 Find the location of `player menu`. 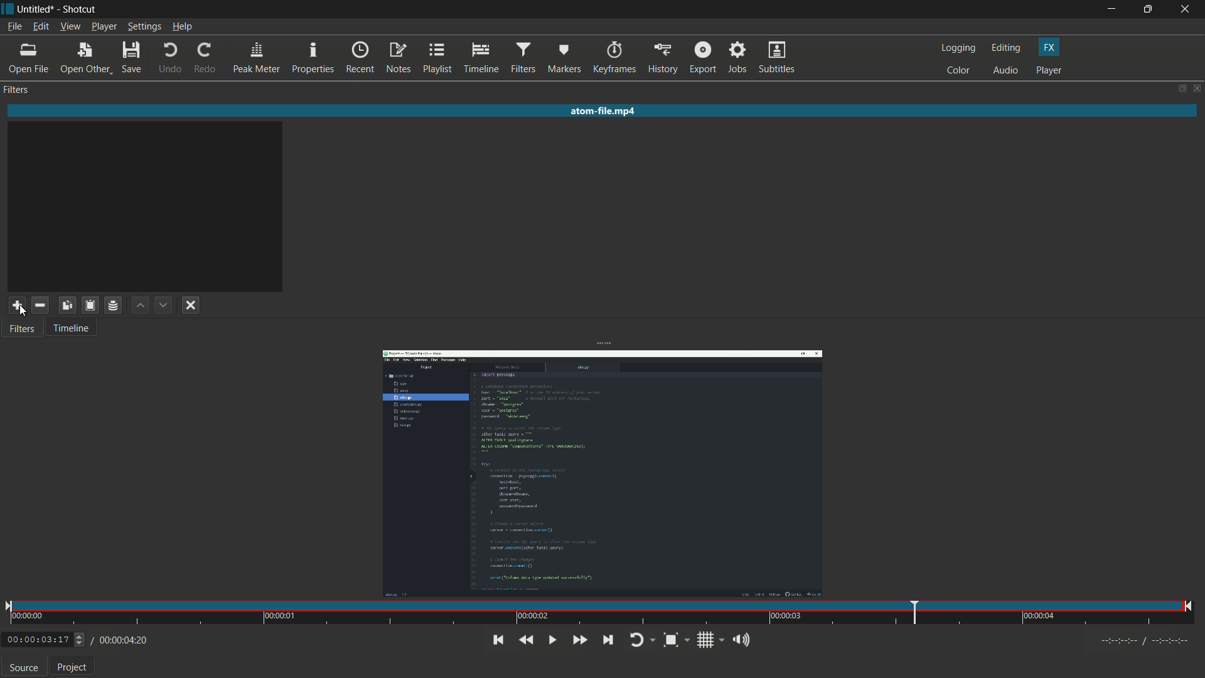

player menu is located at coordinates (104, 26).